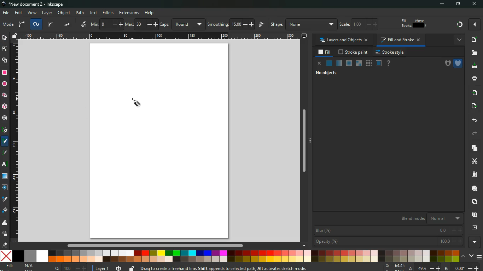 The width and height of the screenshot is (483, 271). What do you see at coordinates (354, 52) in the screenshot?
I see `stroke paint` at bounding box center [354, 52].